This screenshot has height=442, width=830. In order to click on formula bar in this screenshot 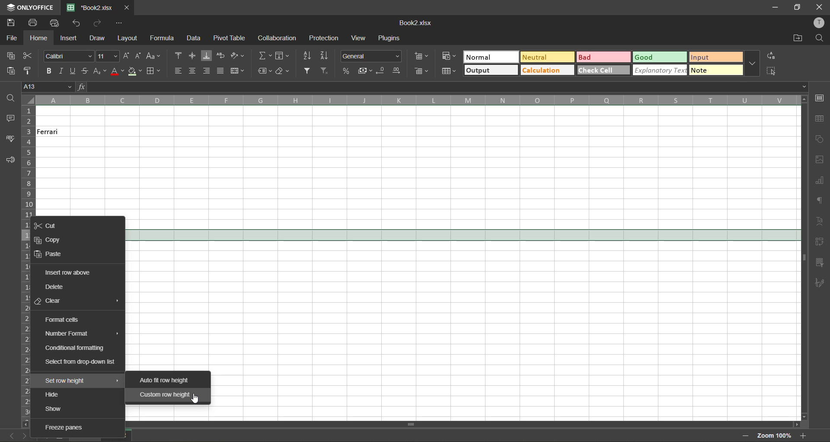, I will do `click(441, 86)`.